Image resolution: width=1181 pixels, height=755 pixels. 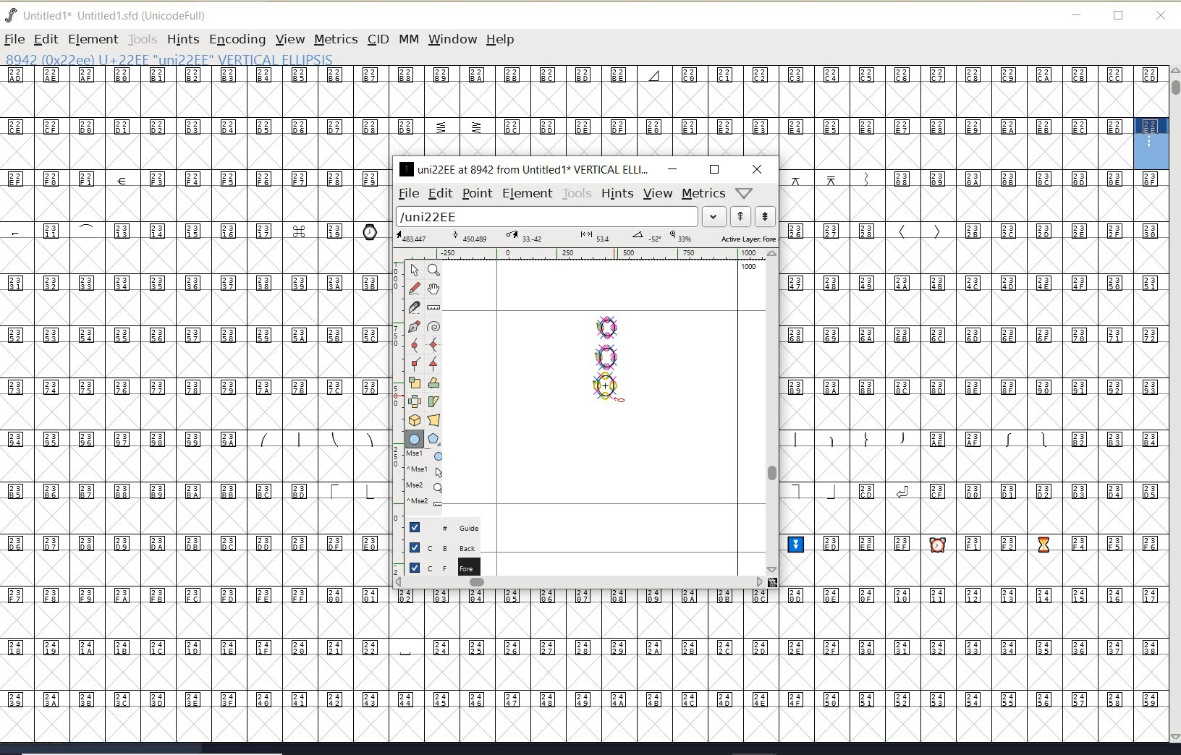 What do you see at coordinates (714, 169) in the screenshot?
I see `restore` at bounding box center [714, 169].